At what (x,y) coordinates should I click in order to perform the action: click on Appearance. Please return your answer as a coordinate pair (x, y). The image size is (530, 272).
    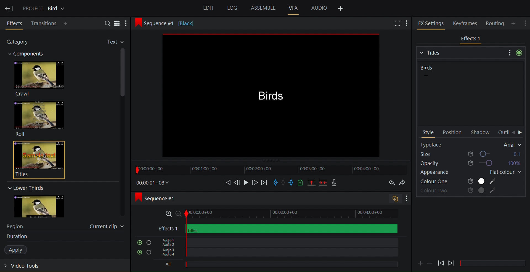
    Looking at the image, I should click on (441, 173).